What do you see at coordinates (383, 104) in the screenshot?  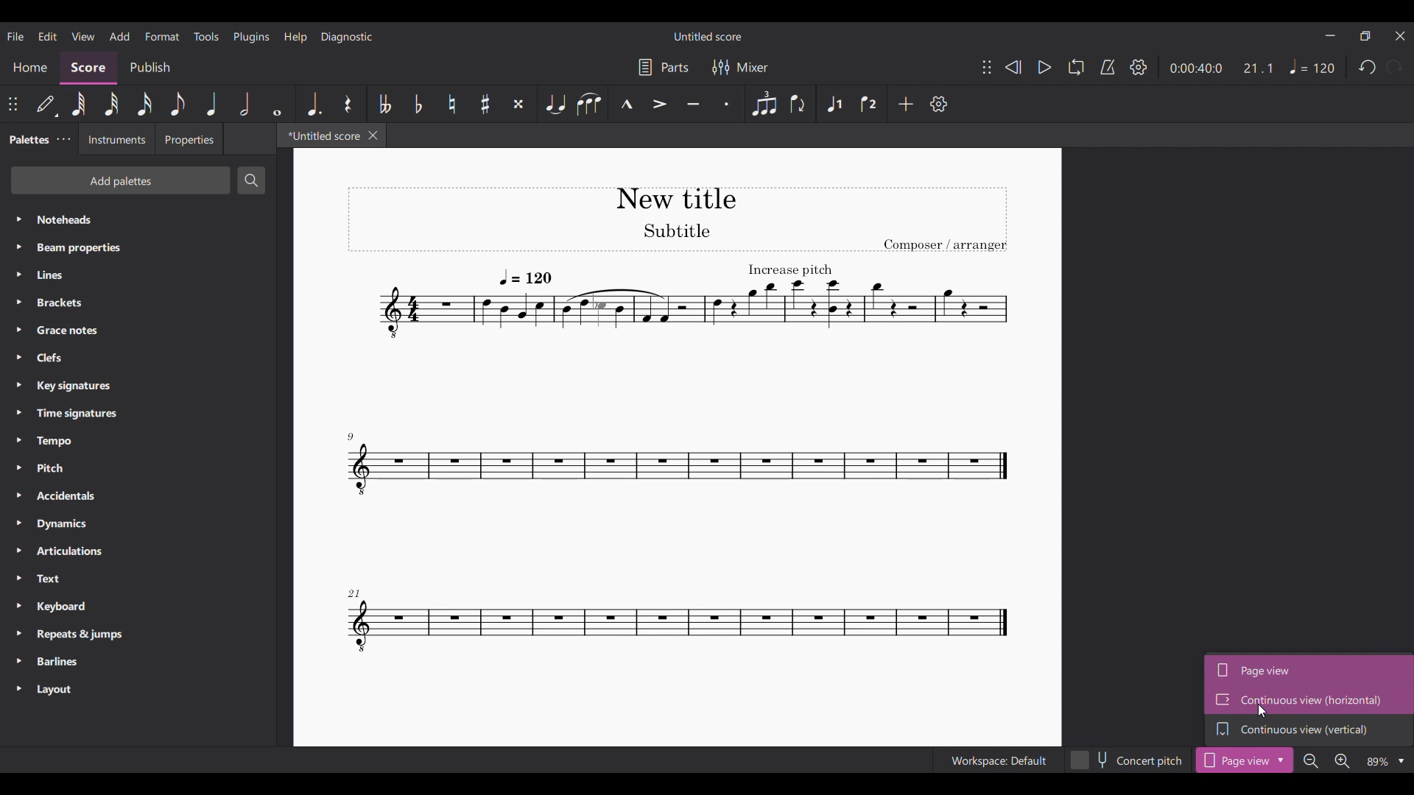 I see `Toggle double flat` at bounding box center [383, 104].